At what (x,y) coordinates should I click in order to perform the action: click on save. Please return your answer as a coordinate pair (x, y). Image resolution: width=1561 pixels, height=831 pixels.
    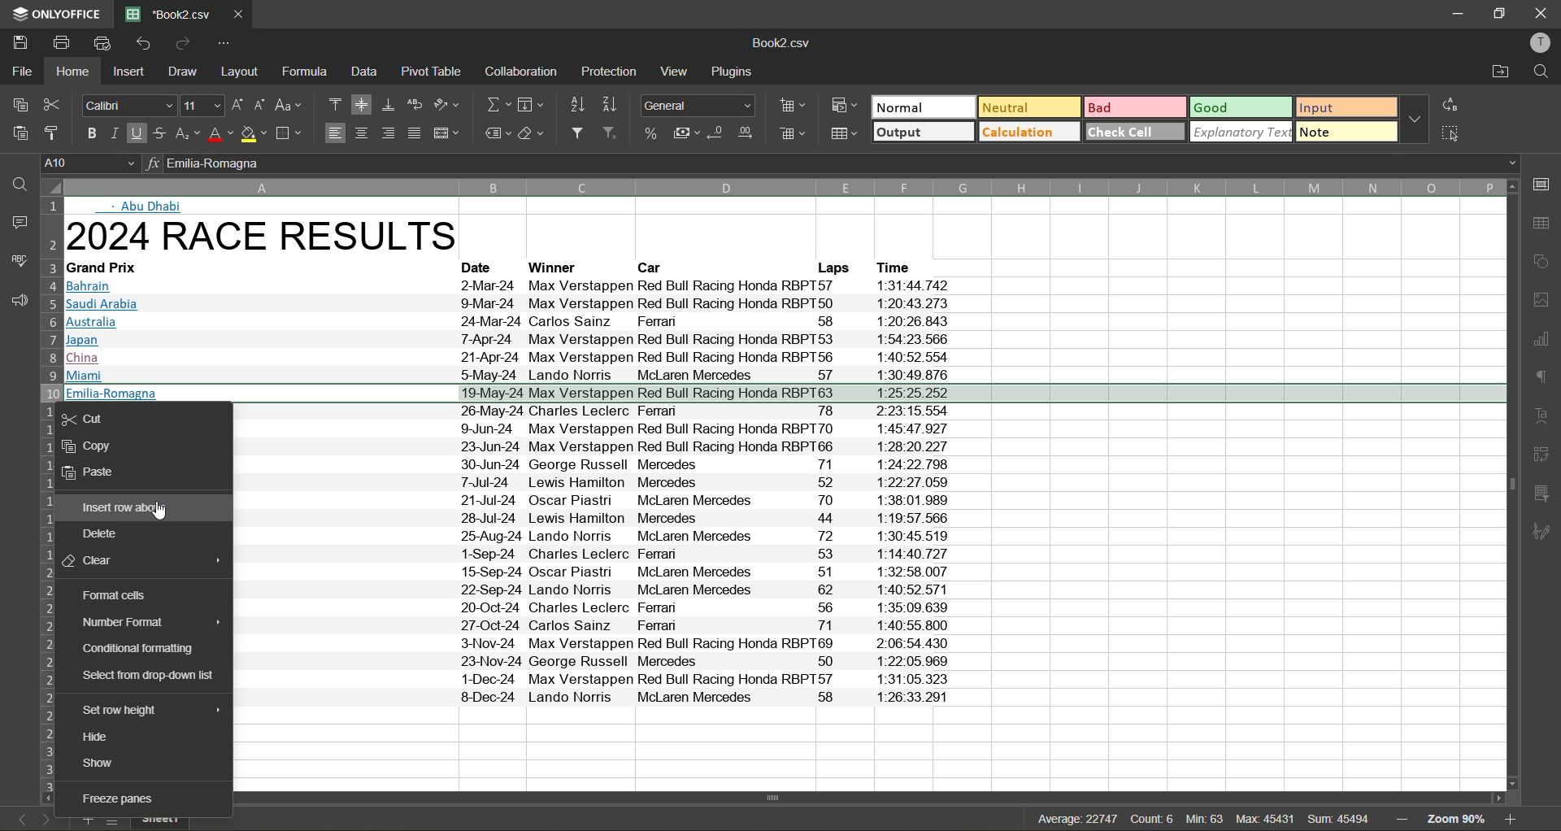
    Looking at the image, I should click on (16, 42).